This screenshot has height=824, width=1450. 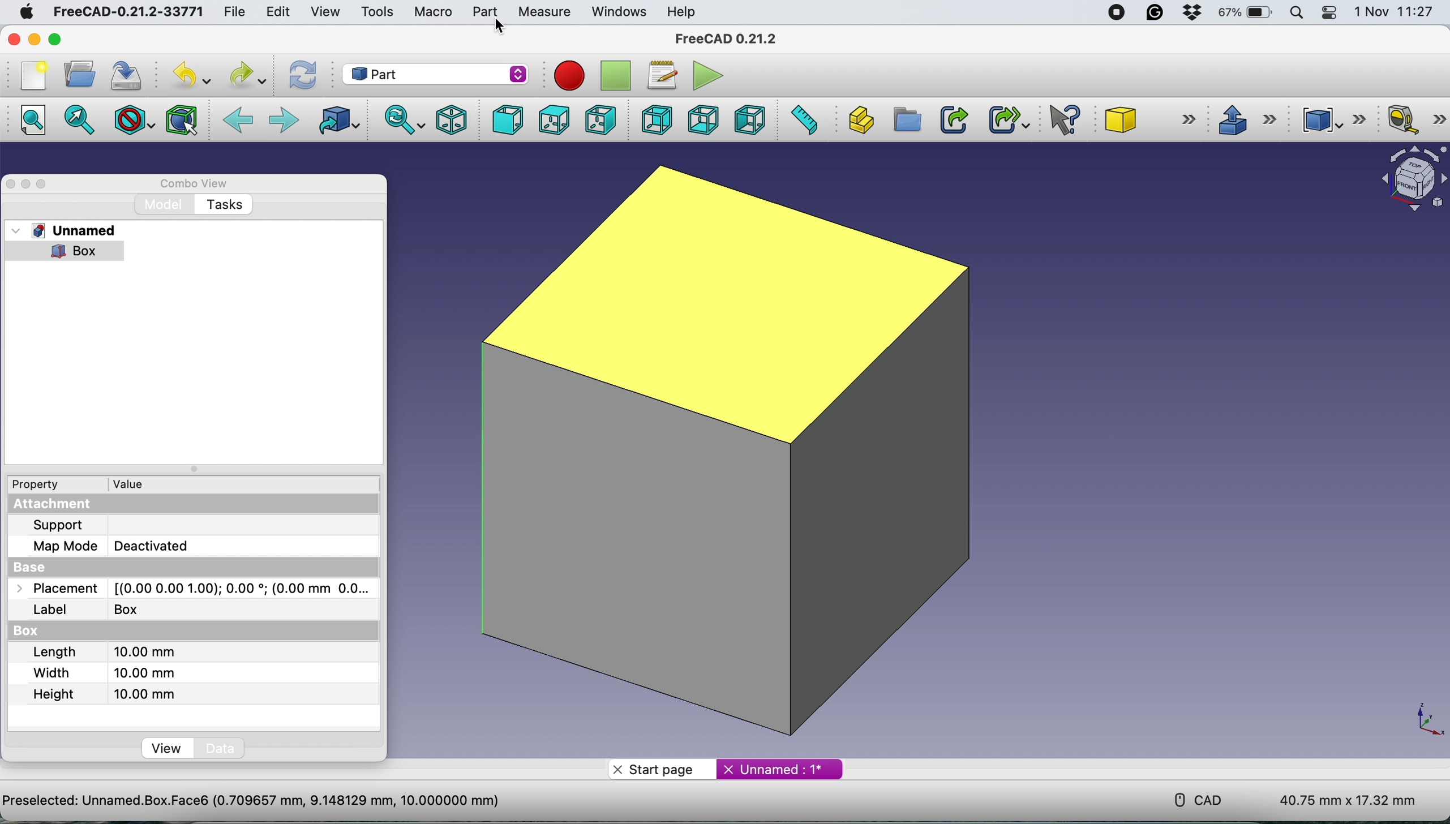 What do you see at coordinates (27, 10) in the screenshot?
I see `system logo` at bounding box center [27, 10].